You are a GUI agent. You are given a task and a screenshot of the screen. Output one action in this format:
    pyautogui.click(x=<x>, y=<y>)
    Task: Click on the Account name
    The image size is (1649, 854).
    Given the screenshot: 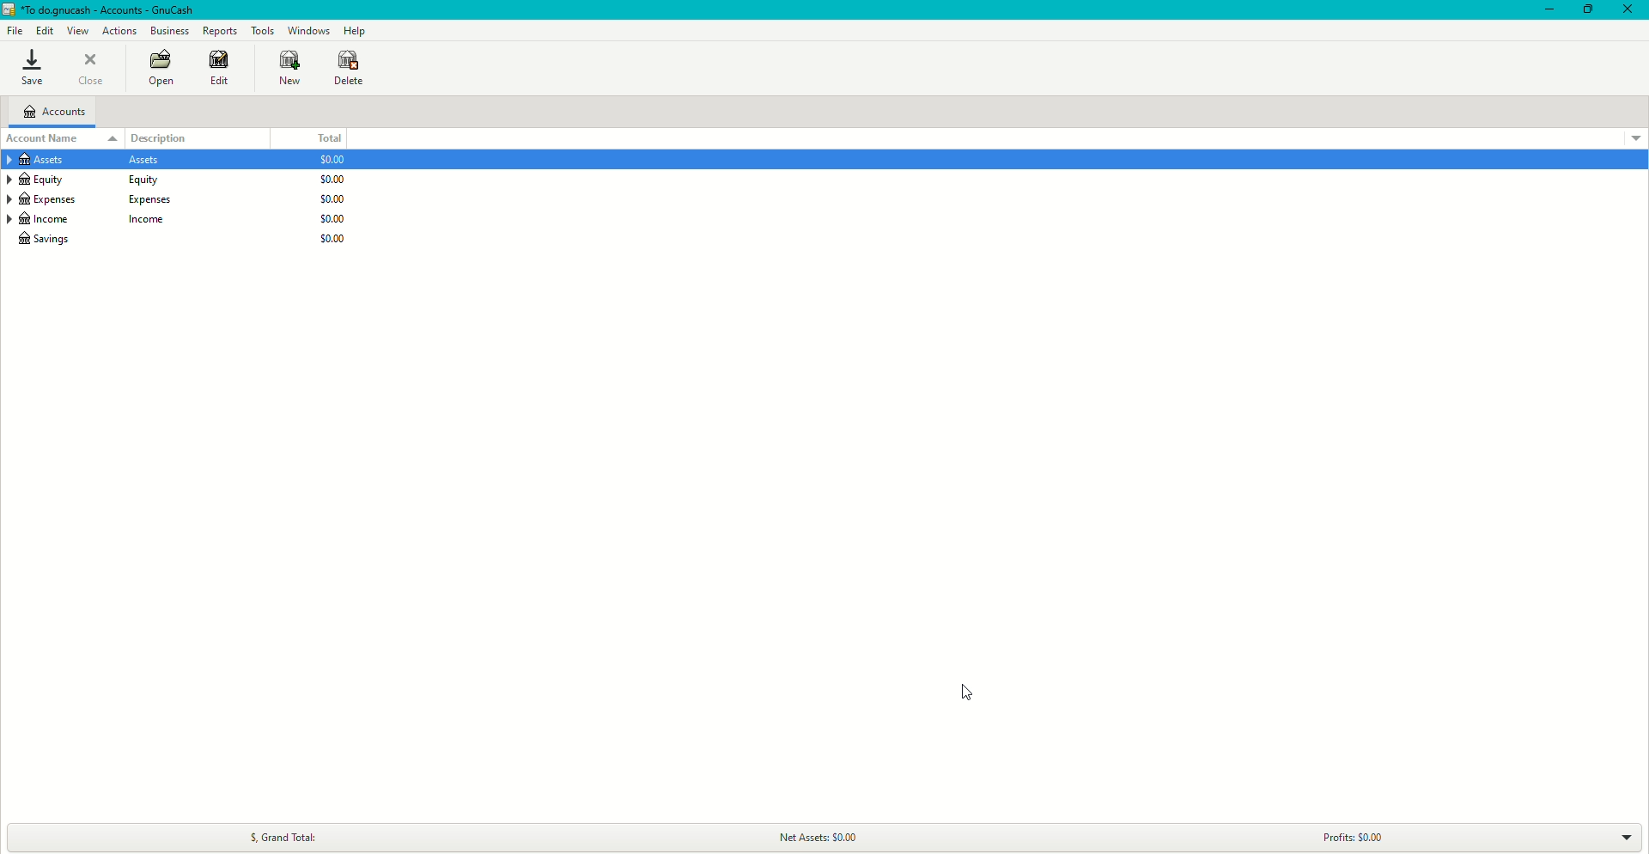 What is the action you would take?
    pyautogui.click(x=46, y=138)
    